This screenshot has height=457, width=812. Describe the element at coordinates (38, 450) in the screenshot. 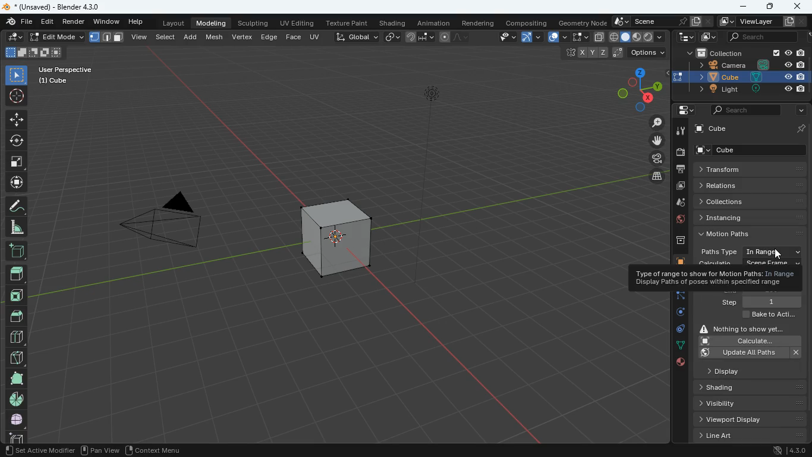

I see `set active modifier` at that location.